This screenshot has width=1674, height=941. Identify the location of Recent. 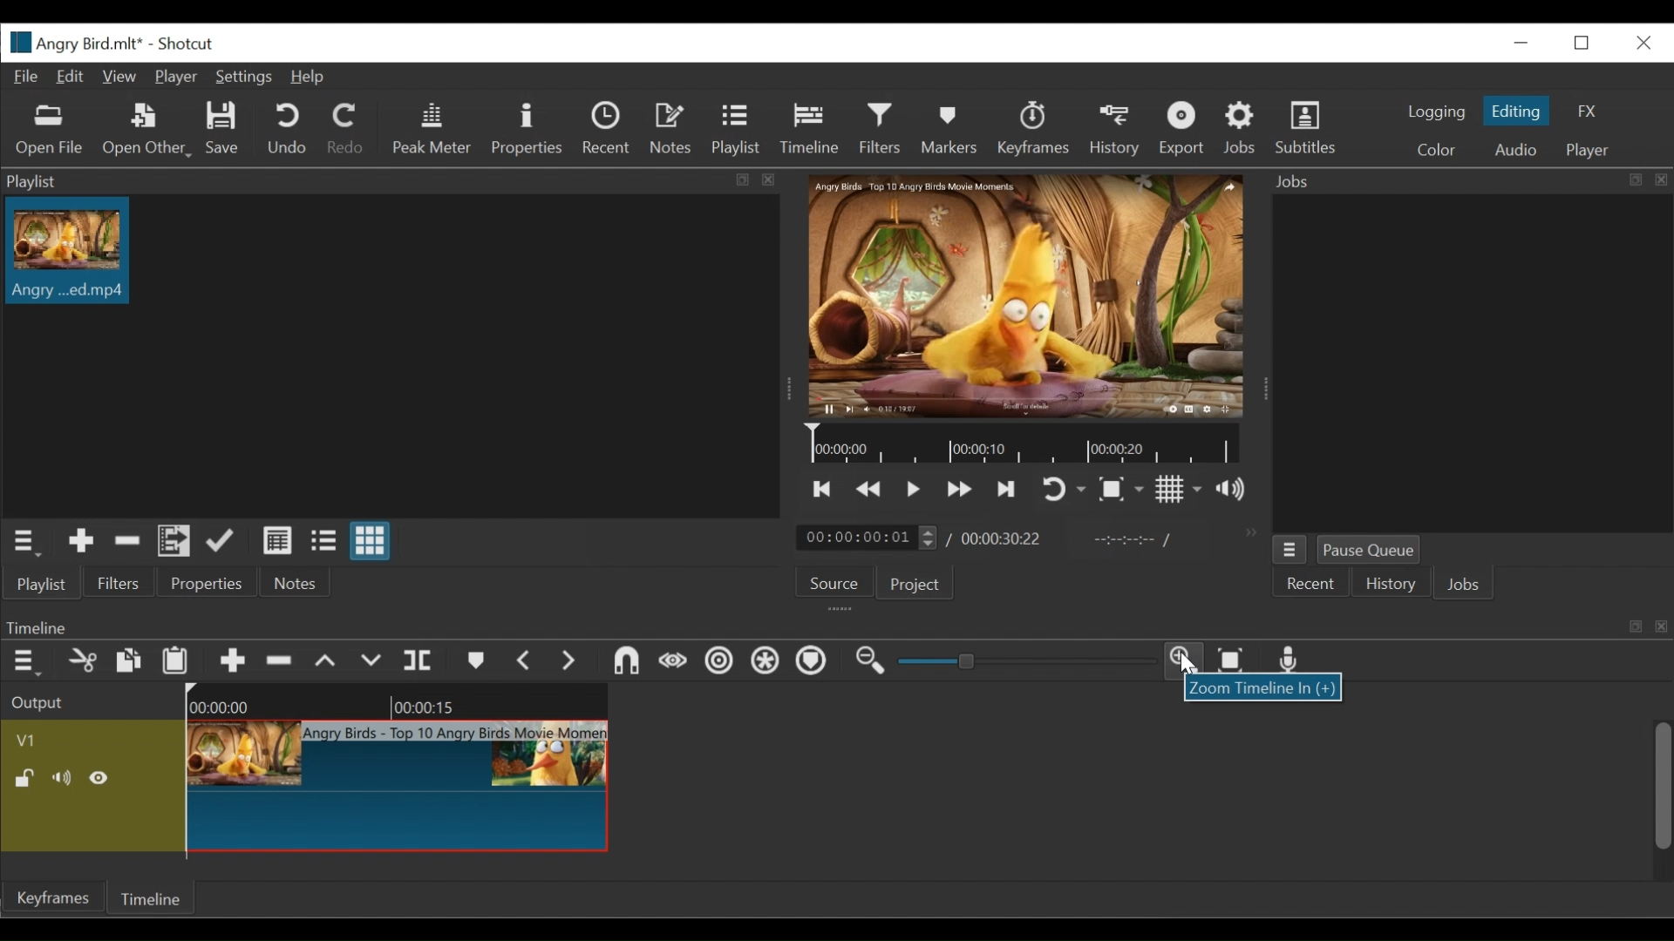
(1310, 583).